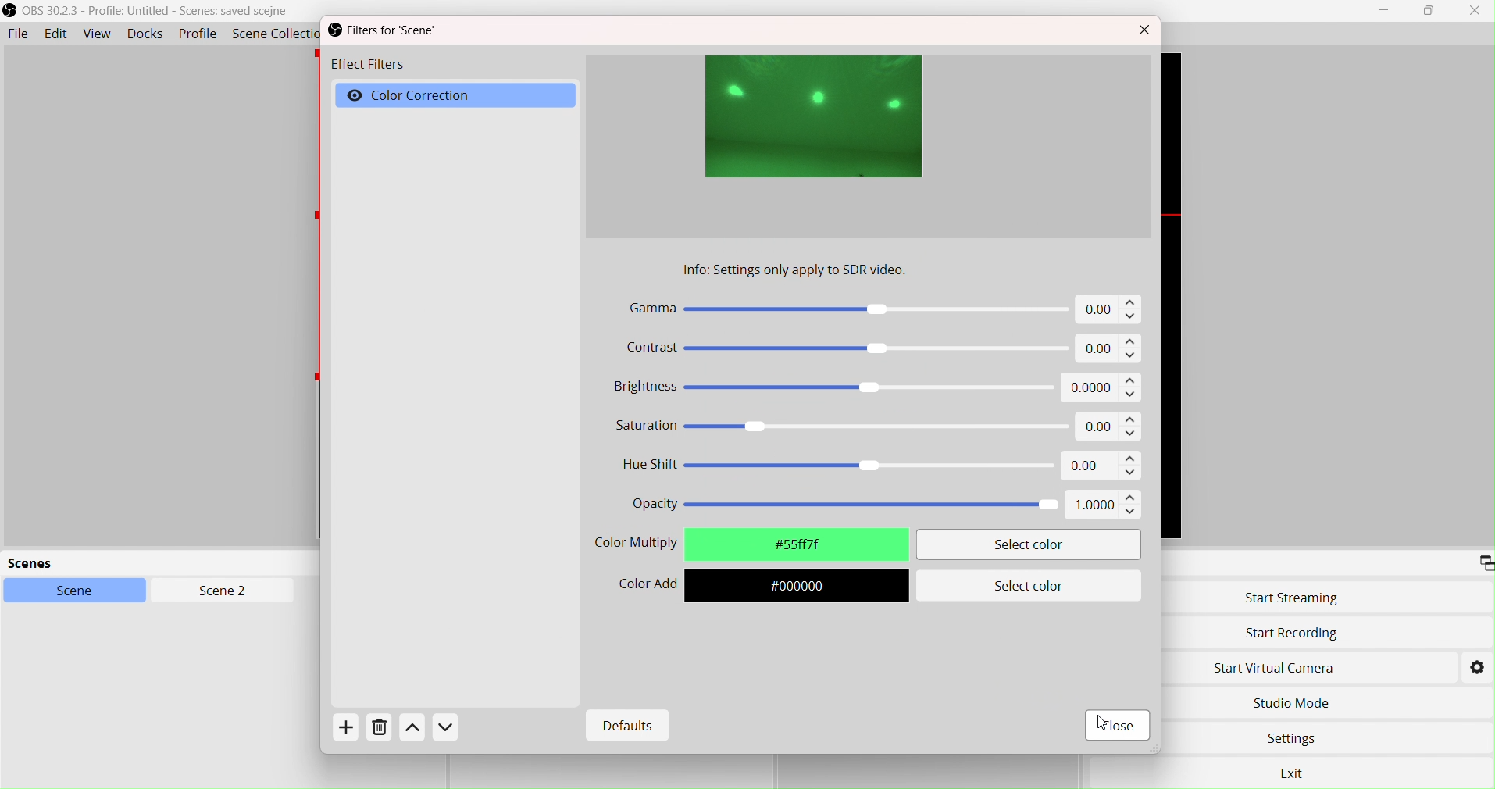  Describe the element at coordinates (1295, 741) in the screenshot. I see `Settings` at that location.